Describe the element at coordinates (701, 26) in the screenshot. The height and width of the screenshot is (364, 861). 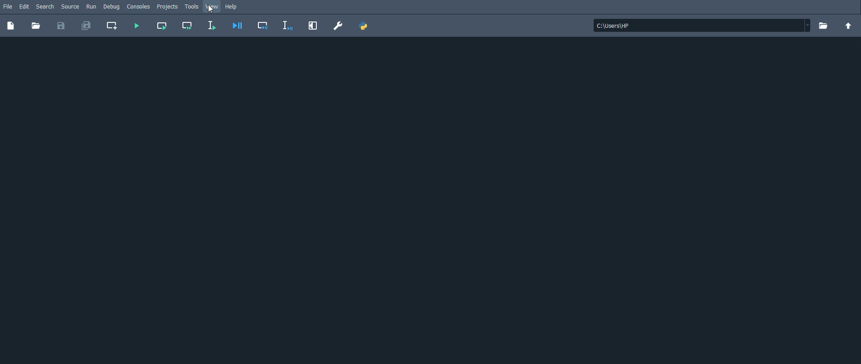
I see `File location` at that location.